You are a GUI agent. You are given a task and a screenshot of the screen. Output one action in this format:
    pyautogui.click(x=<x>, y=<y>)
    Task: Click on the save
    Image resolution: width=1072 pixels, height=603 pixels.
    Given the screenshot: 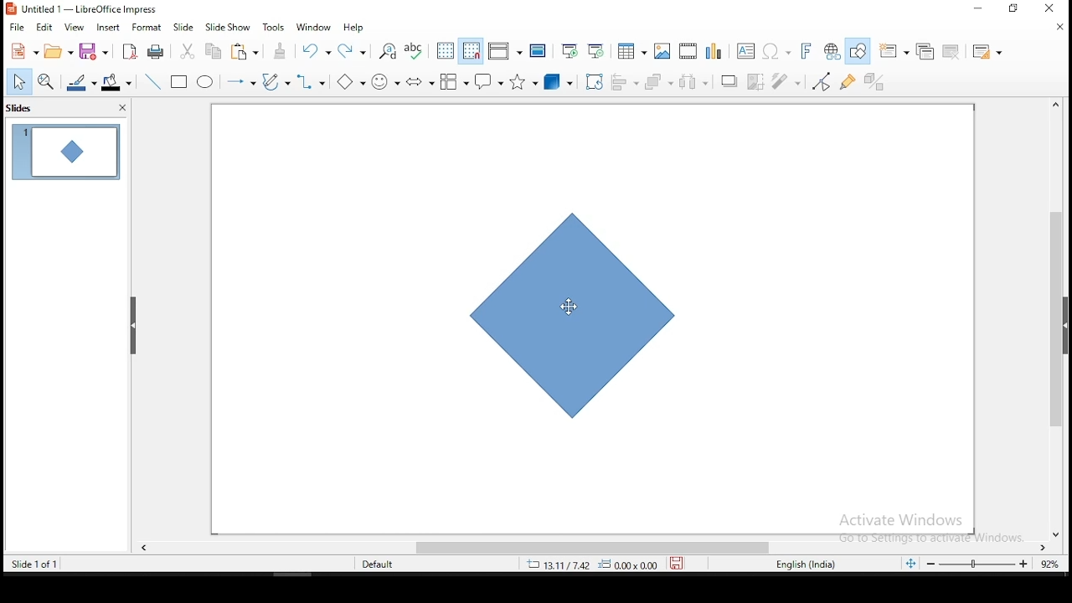 What is the action you would take?
    pyautogui.click(x=676, y=562)
    